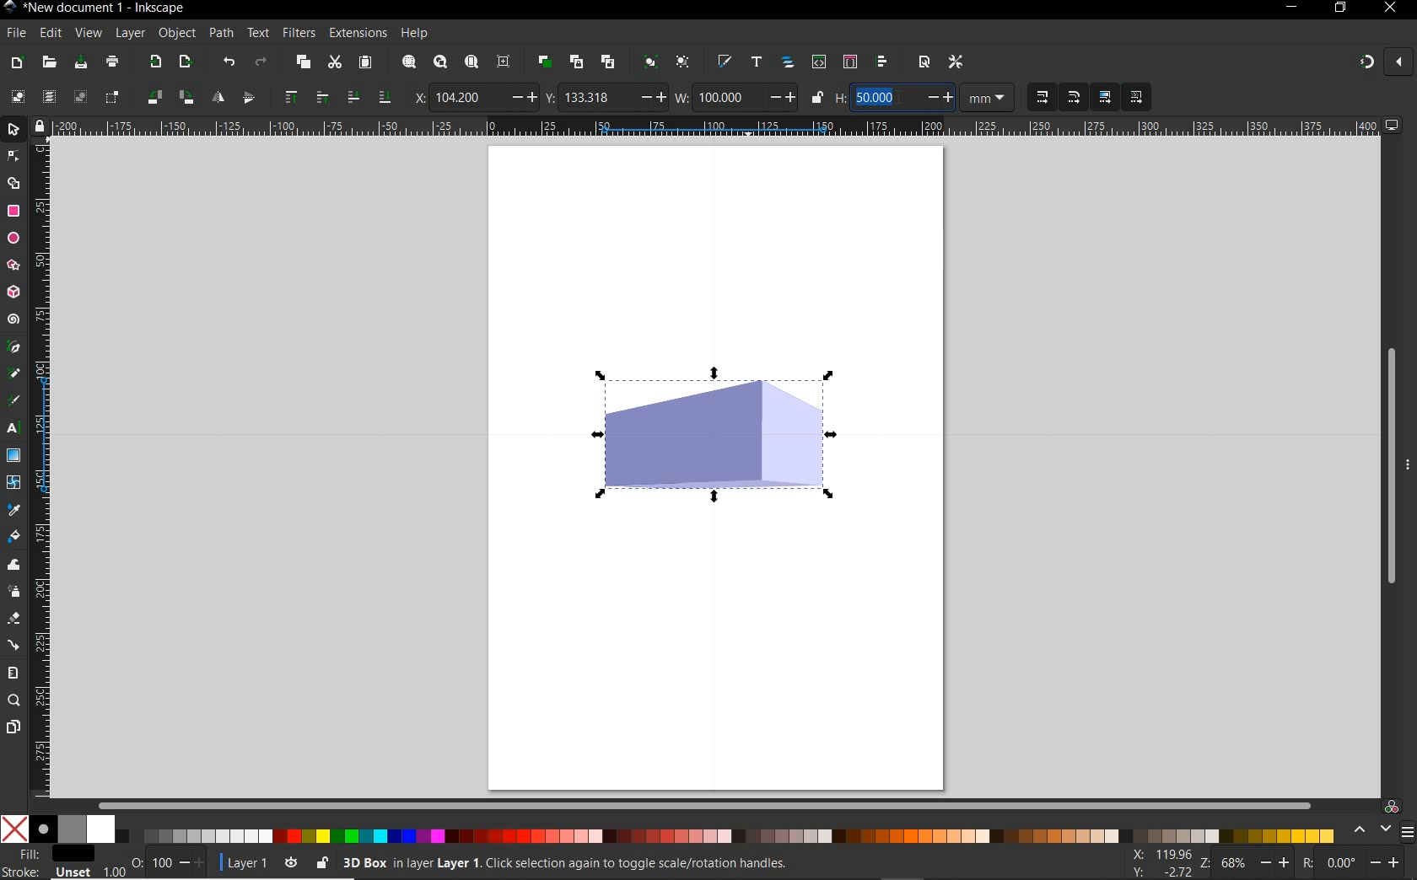 This screenshot has height=880, width=1417. What do you see at coordinates (440, 61) in the screenshot?
I see `zoom drawing` at bounding box center [440, 61].